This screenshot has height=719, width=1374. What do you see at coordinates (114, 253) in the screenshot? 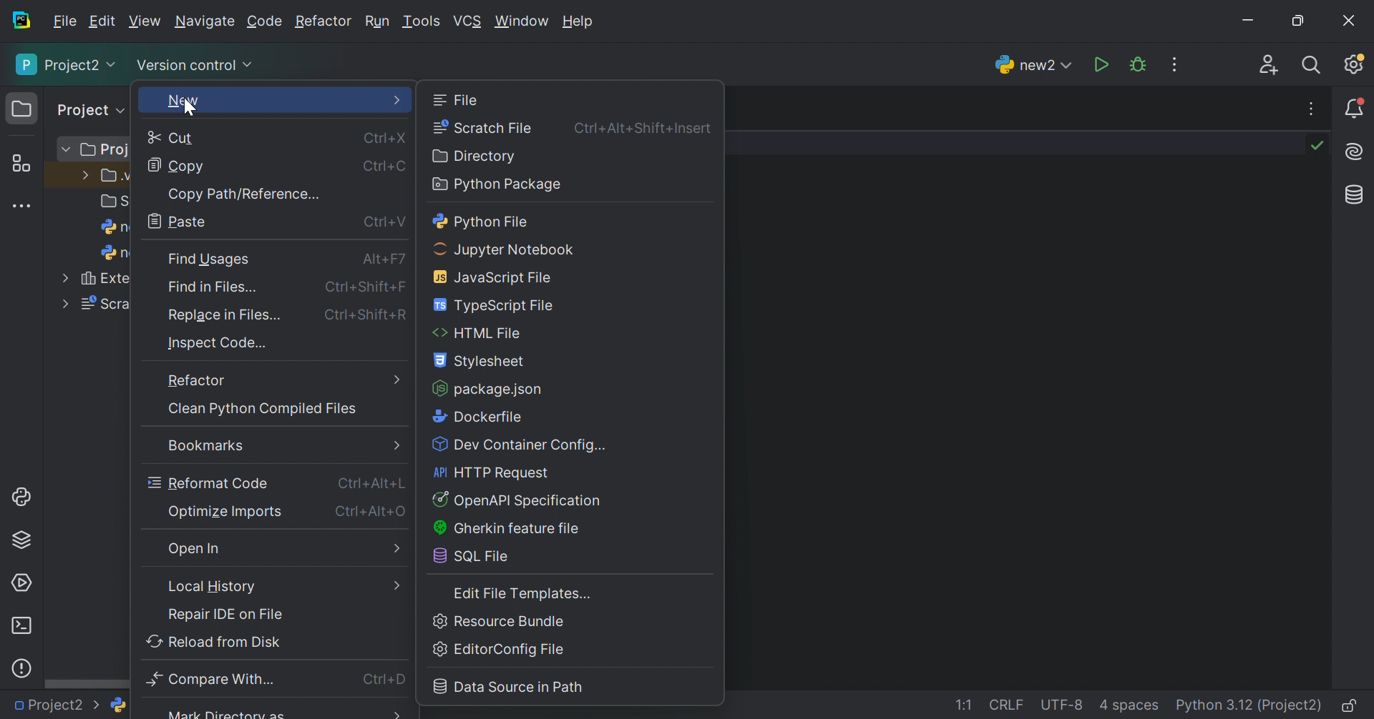
I see `n` at bounding box center [114, 253].